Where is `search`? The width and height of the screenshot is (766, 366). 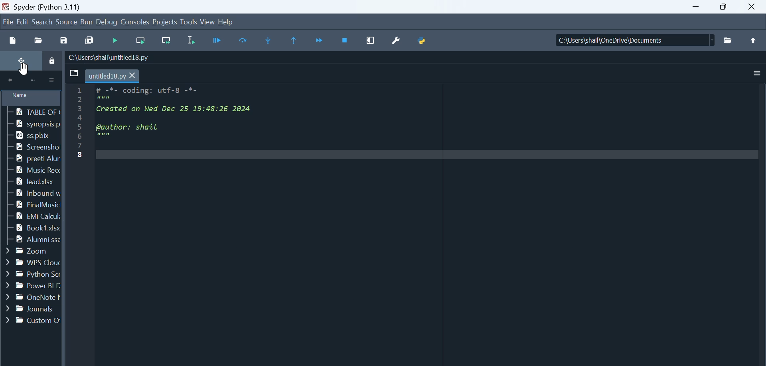 search is located at coordinates (43, 22).